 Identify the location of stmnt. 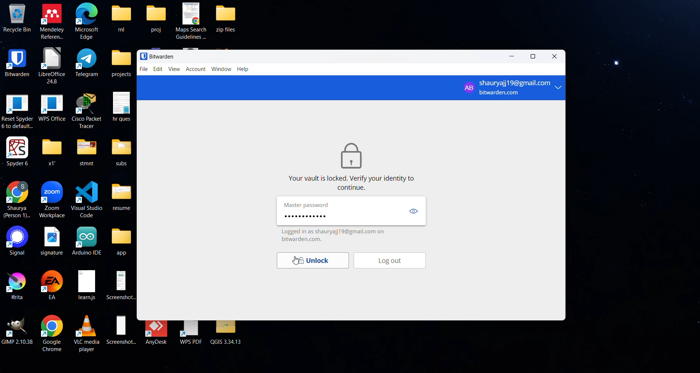
(86, 151).